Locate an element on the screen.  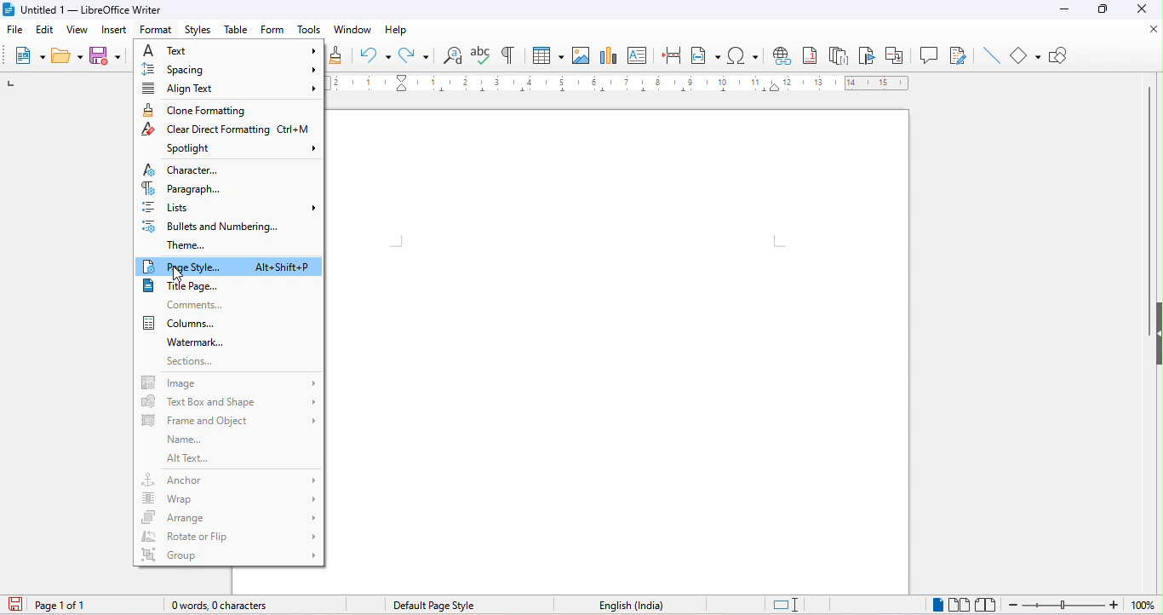
styles is located at coordinates (201, 32).